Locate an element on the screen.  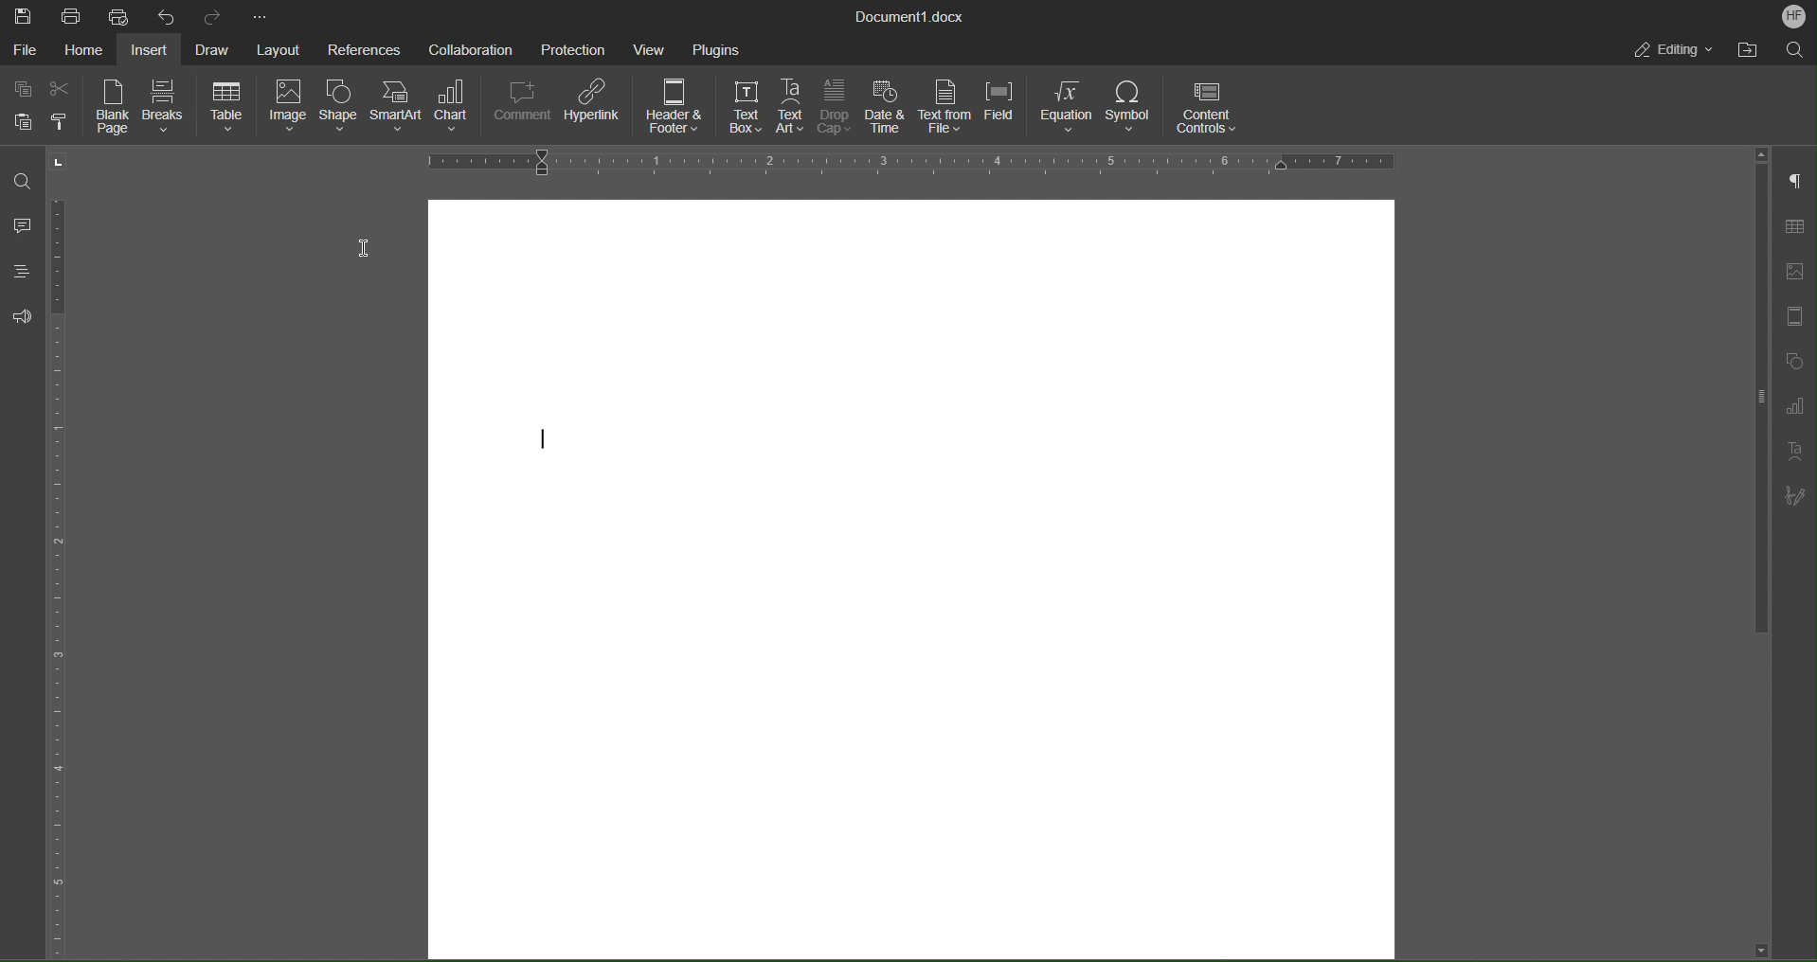
Paste is located at coordinates (25, 123).